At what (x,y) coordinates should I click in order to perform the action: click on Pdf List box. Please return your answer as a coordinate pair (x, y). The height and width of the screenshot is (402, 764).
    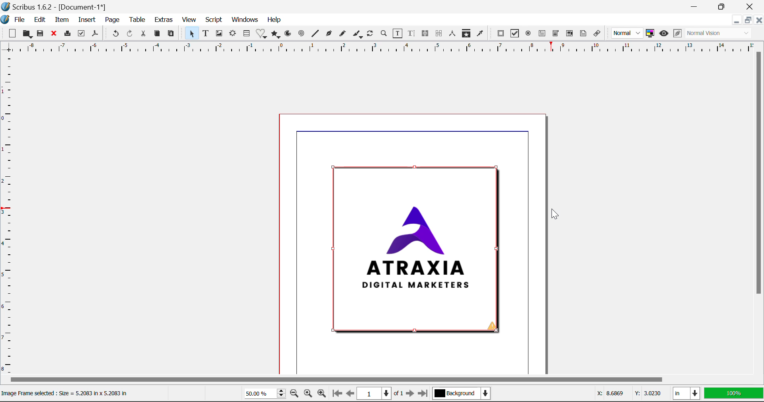
    Looking at the image, I should click on (569, 35).